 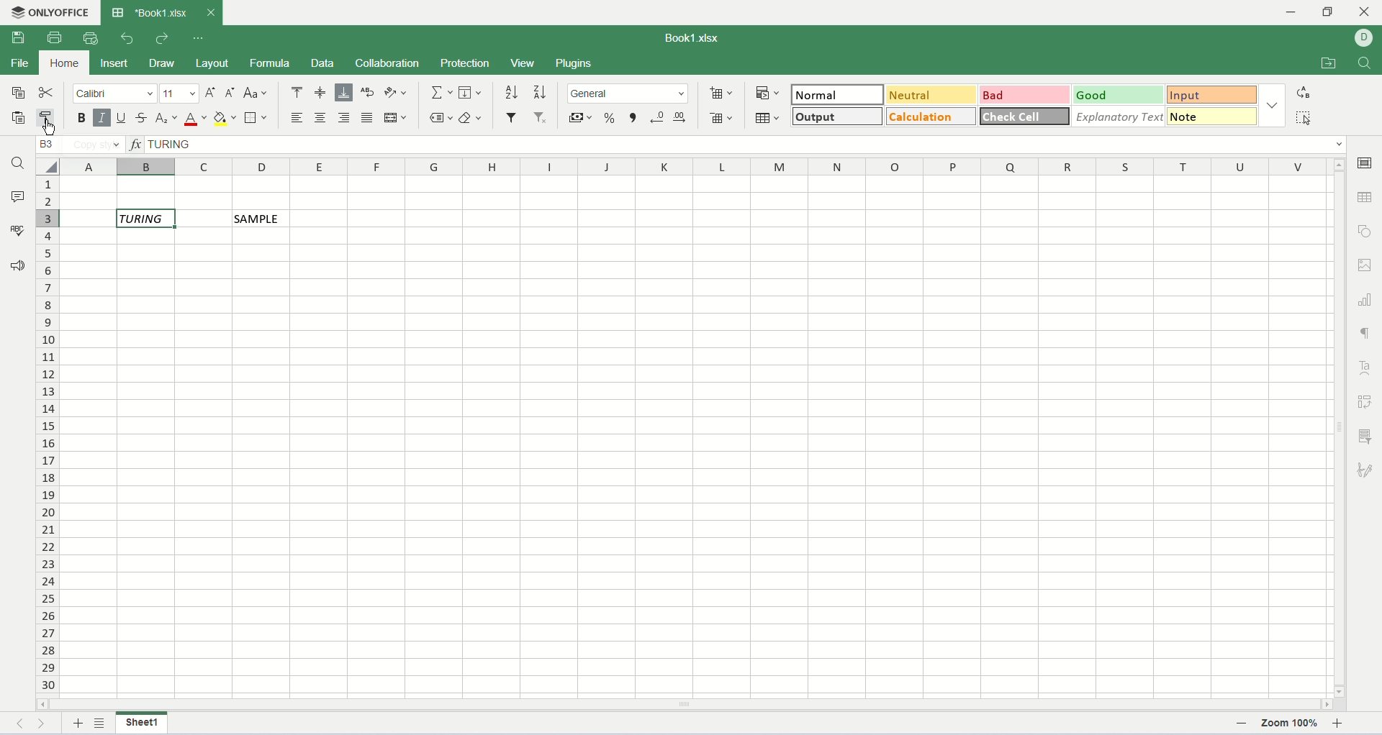 What do you see at coordinates (212, 94) in the screenshot?
I see `increase font size` at bounding box center [212, 94].